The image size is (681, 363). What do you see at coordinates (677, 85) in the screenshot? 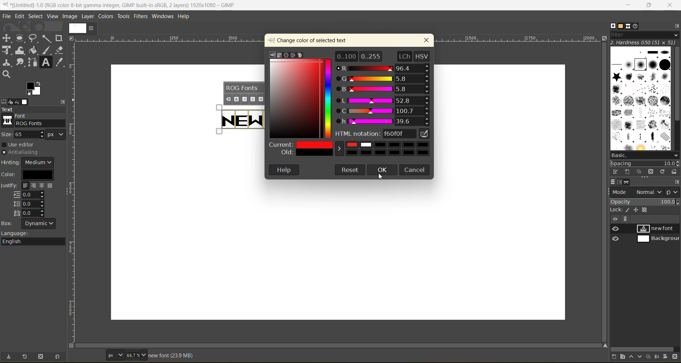
I see `vertical scroll bar` at bounding box center [677, 85].